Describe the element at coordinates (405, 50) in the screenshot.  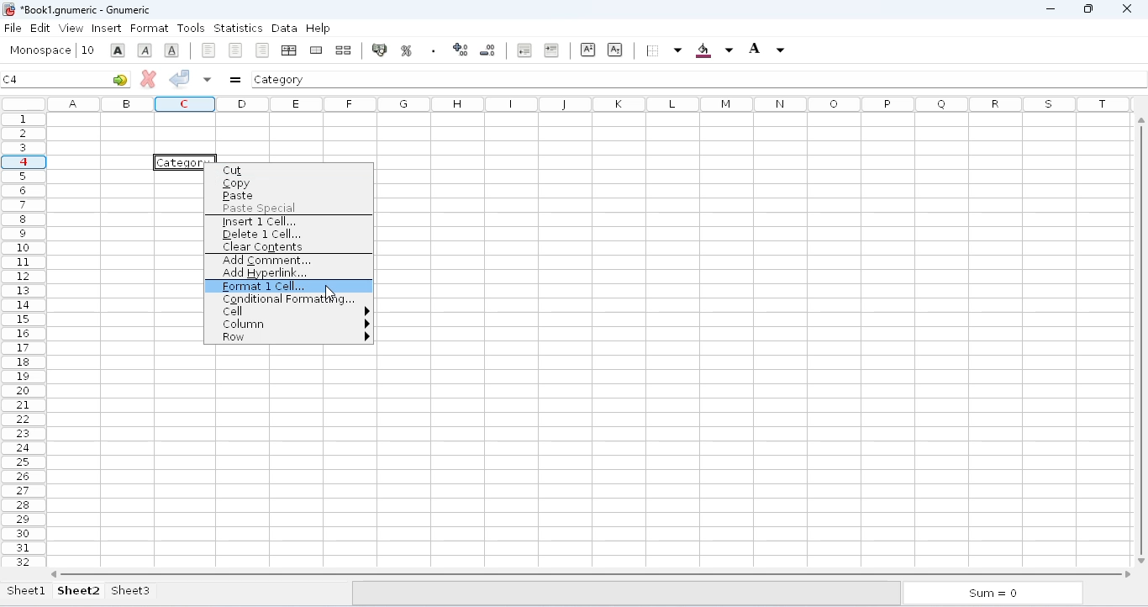
I see `format the selection as percentage` at that location.